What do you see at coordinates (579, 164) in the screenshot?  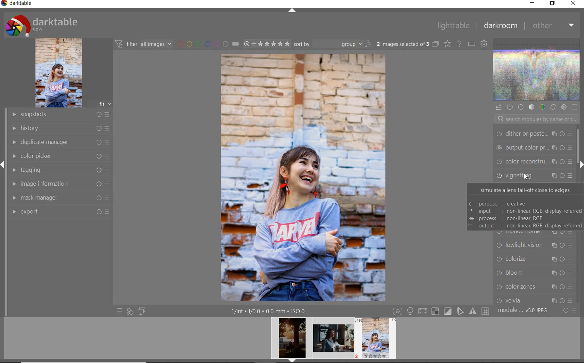 I see `expand/collapse` at bounding box center [579, 164].